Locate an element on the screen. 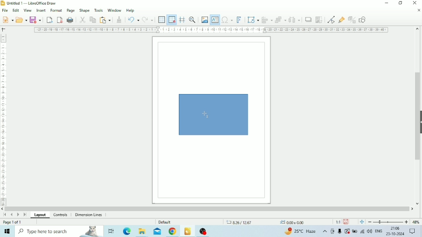  Redo is located at coordinates (147, 20).